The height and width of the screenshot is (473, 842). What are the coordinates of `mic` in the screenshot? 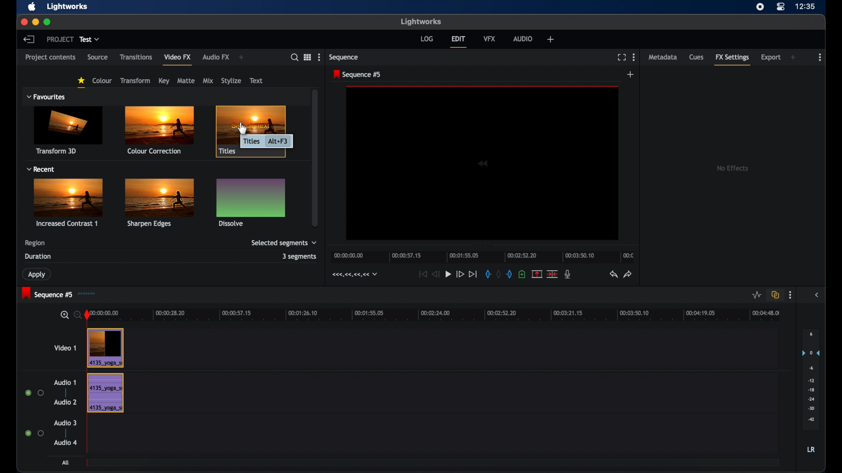 It's located at (568, 274).